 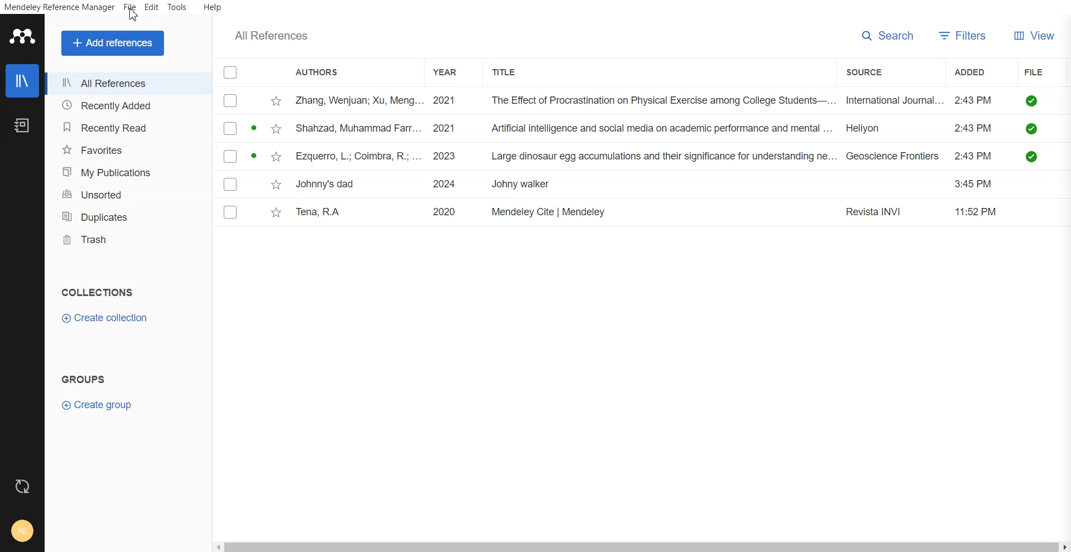 What do you see at coordinates (973, 128) in the screenshot?
I see `2:43PM` at bounding box center [973, 128].